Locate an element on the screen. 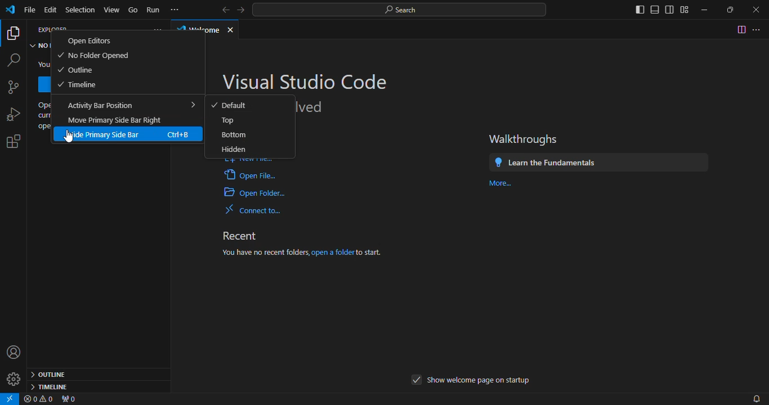 The image size is (769, 405). close is located at coordinates (752, 9).